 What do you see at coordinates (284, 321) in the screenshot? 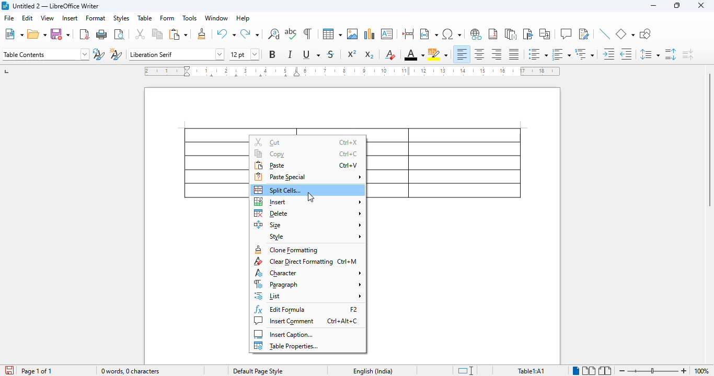
I see `insert comment` at bounding box center [284, 321].